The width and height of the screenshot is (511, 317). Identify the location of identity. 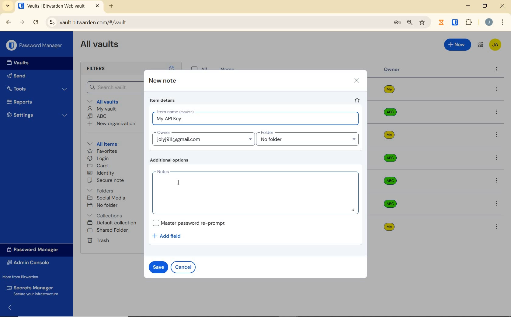
(102, 173).